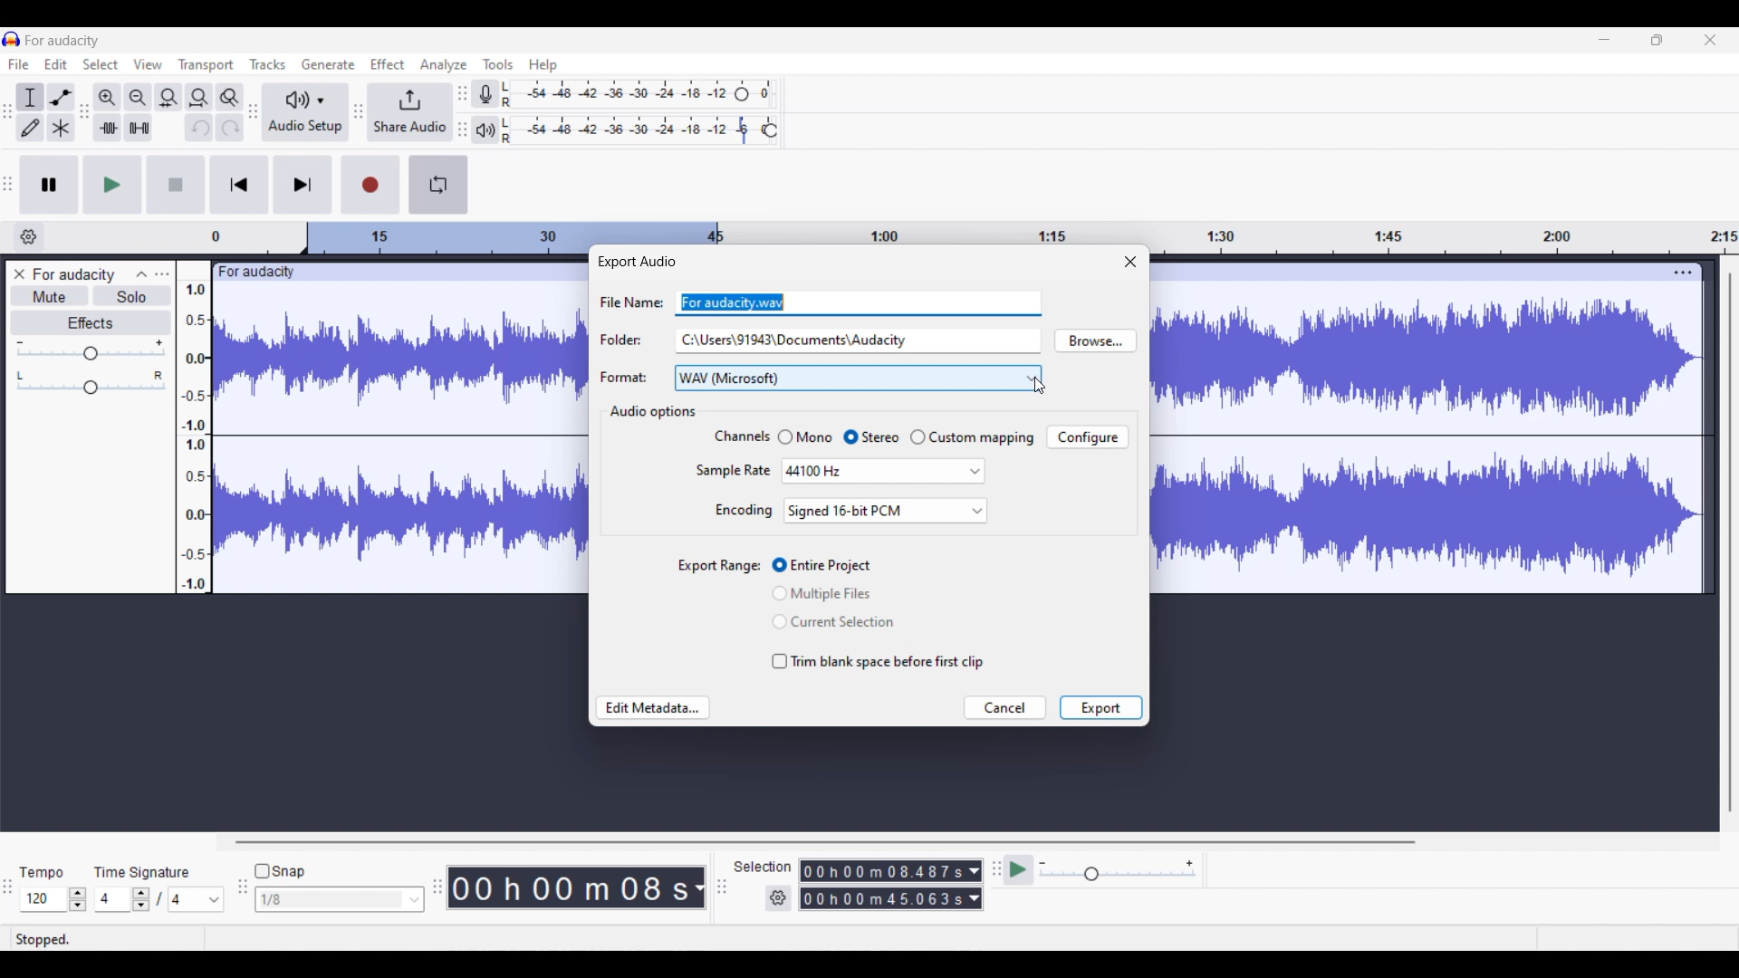 The width and height of the screenshot is (1739, 978). Describe the element at coordinates (30, 128) in the screenshot. I see `Draw tool` at that location.